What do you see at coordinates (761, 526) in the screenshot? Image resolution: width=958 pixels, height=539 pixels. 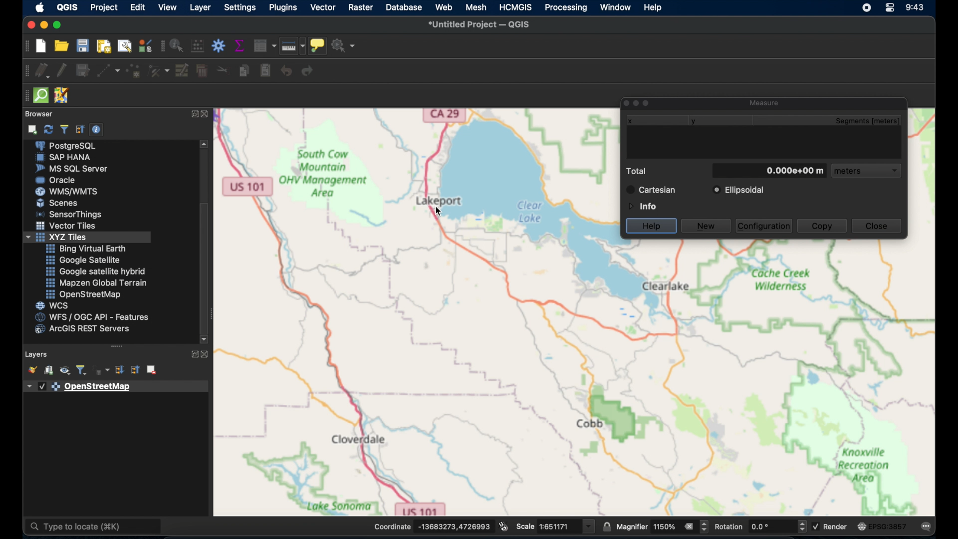 I see `rotation` at bounding box center [761, 526].